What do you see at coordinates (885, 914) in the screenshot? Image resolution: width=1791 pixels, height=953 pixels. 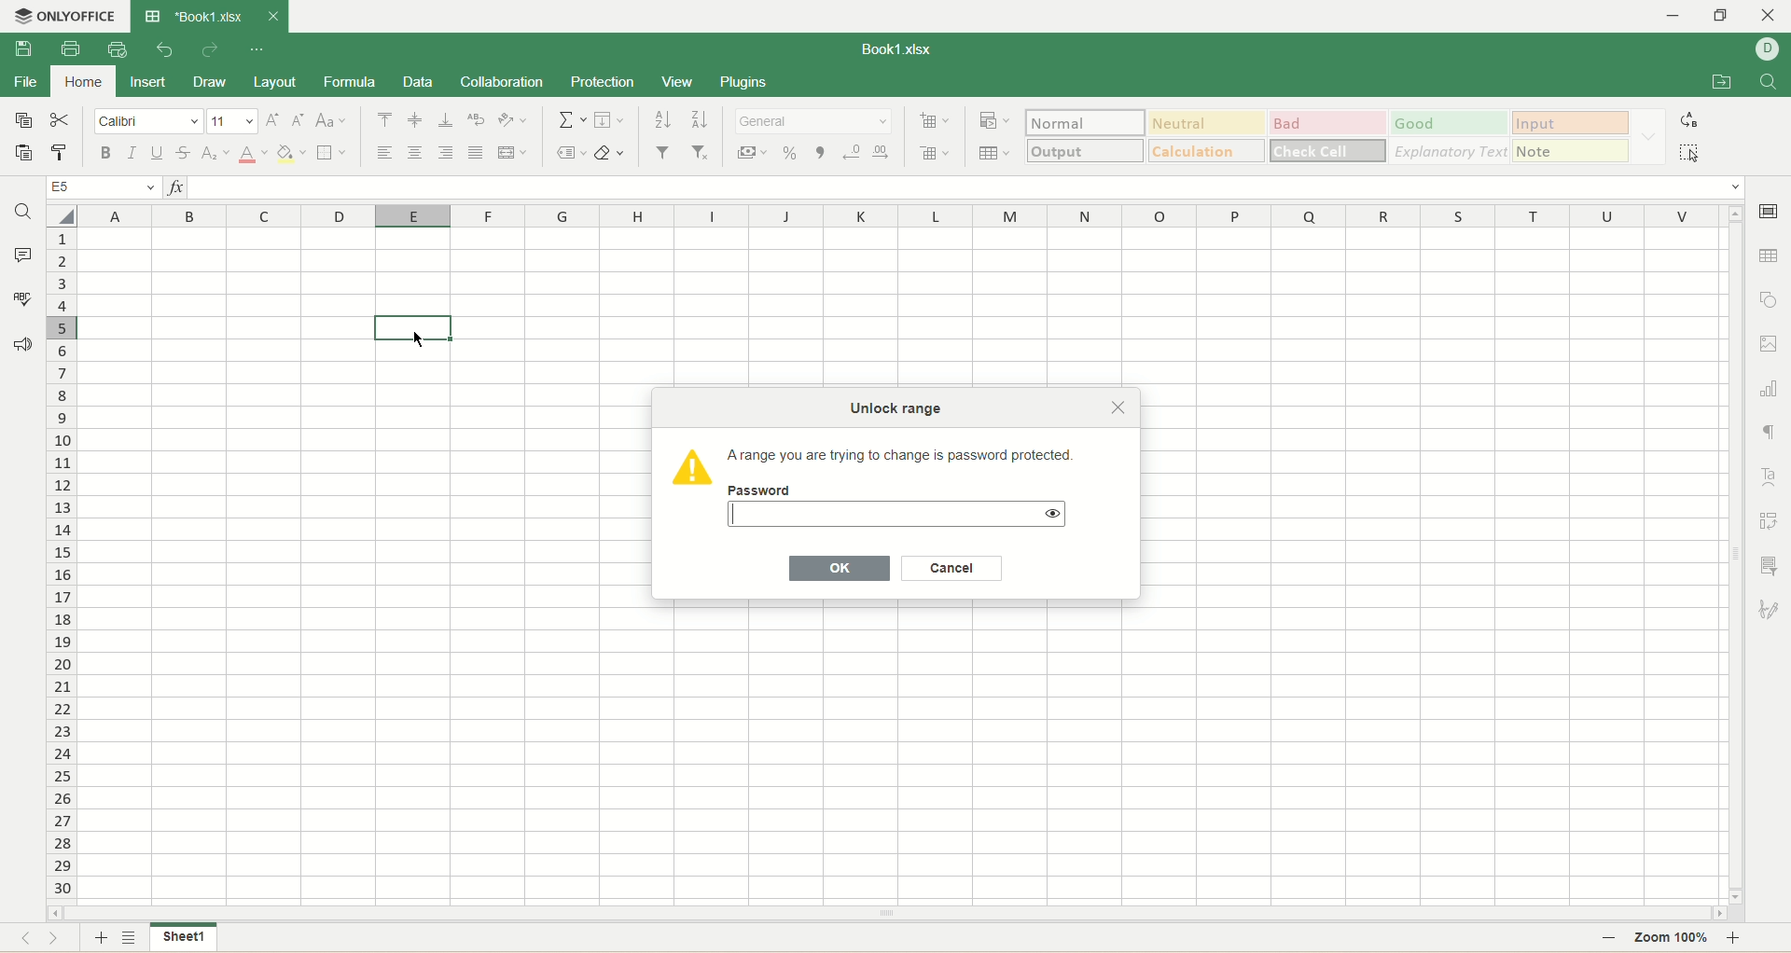 I see `horizontal scroll` at bounding box center [885, 914].